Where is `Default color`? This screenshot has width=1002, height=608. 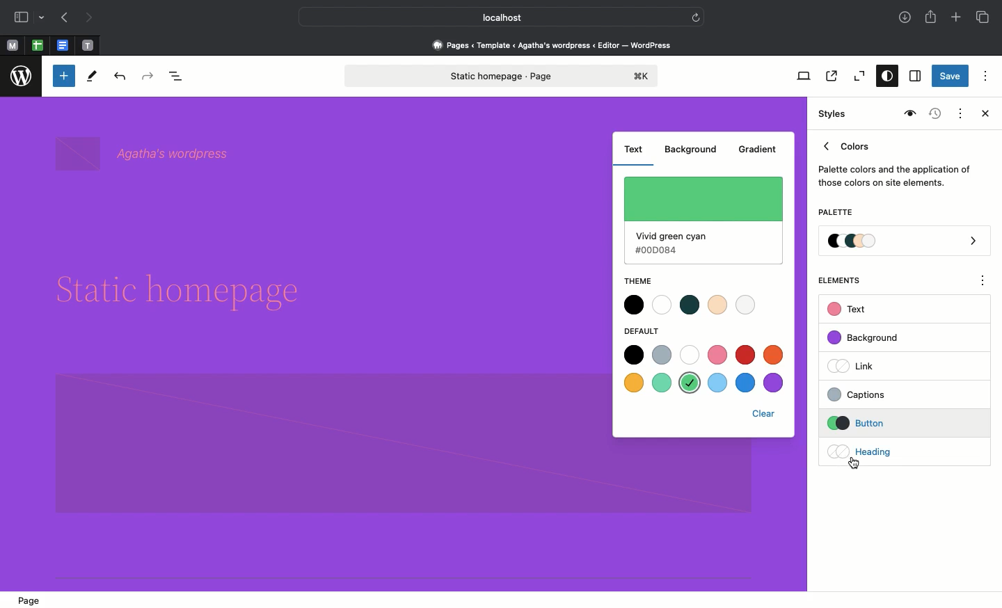 Default color is located at coordinates (706, 369).